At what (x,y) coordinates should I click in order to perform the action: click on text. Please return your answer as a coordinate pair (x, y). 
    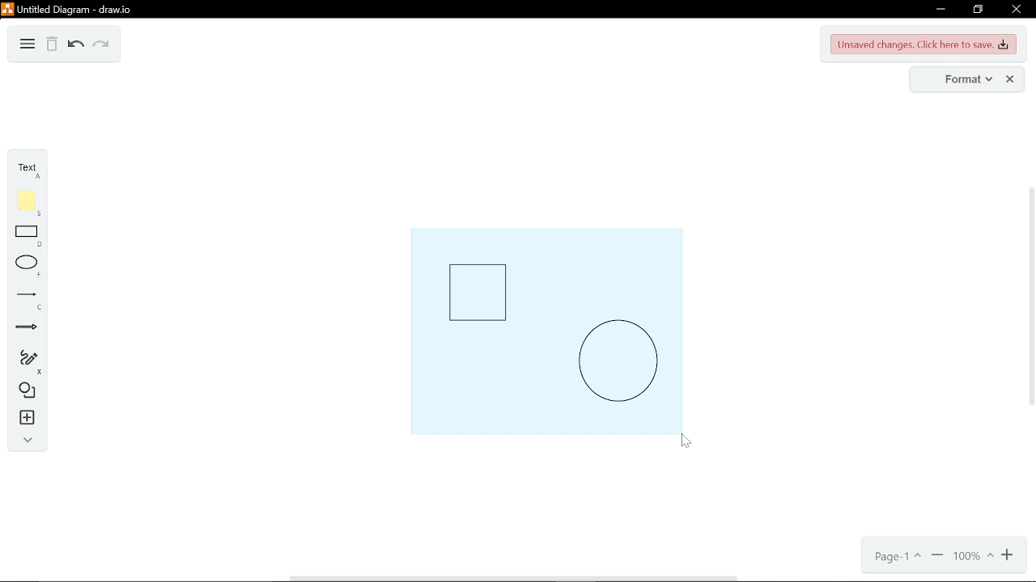
    Looking at the image, I should click on (24, 171).